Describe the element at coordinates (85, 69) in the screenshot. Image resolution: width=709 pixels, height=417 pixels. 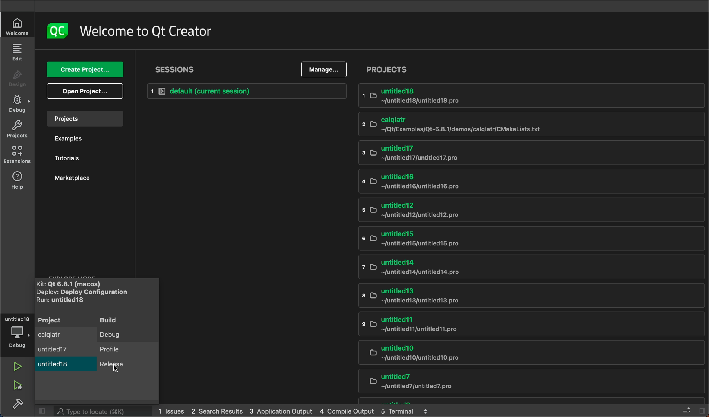
I see `create` at that location.